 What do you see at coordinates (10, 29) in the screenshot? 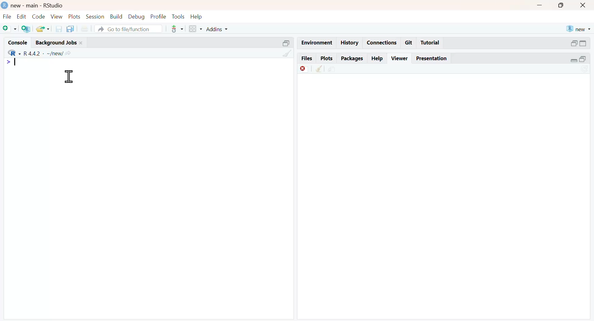
I see `add file as` at bounding box center [10, 29].